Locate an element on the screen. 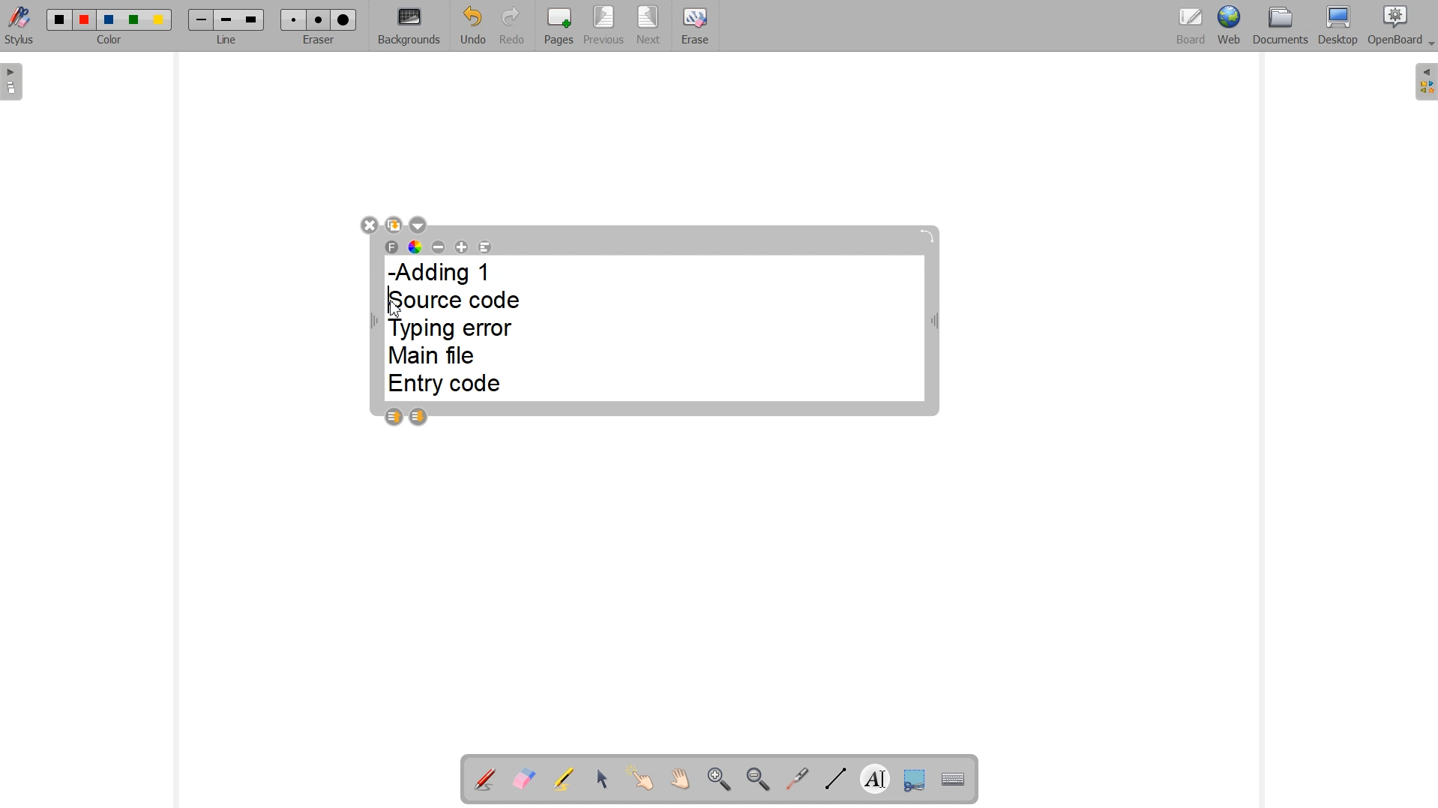  Decrease font size is located at coordinates (439, 246).